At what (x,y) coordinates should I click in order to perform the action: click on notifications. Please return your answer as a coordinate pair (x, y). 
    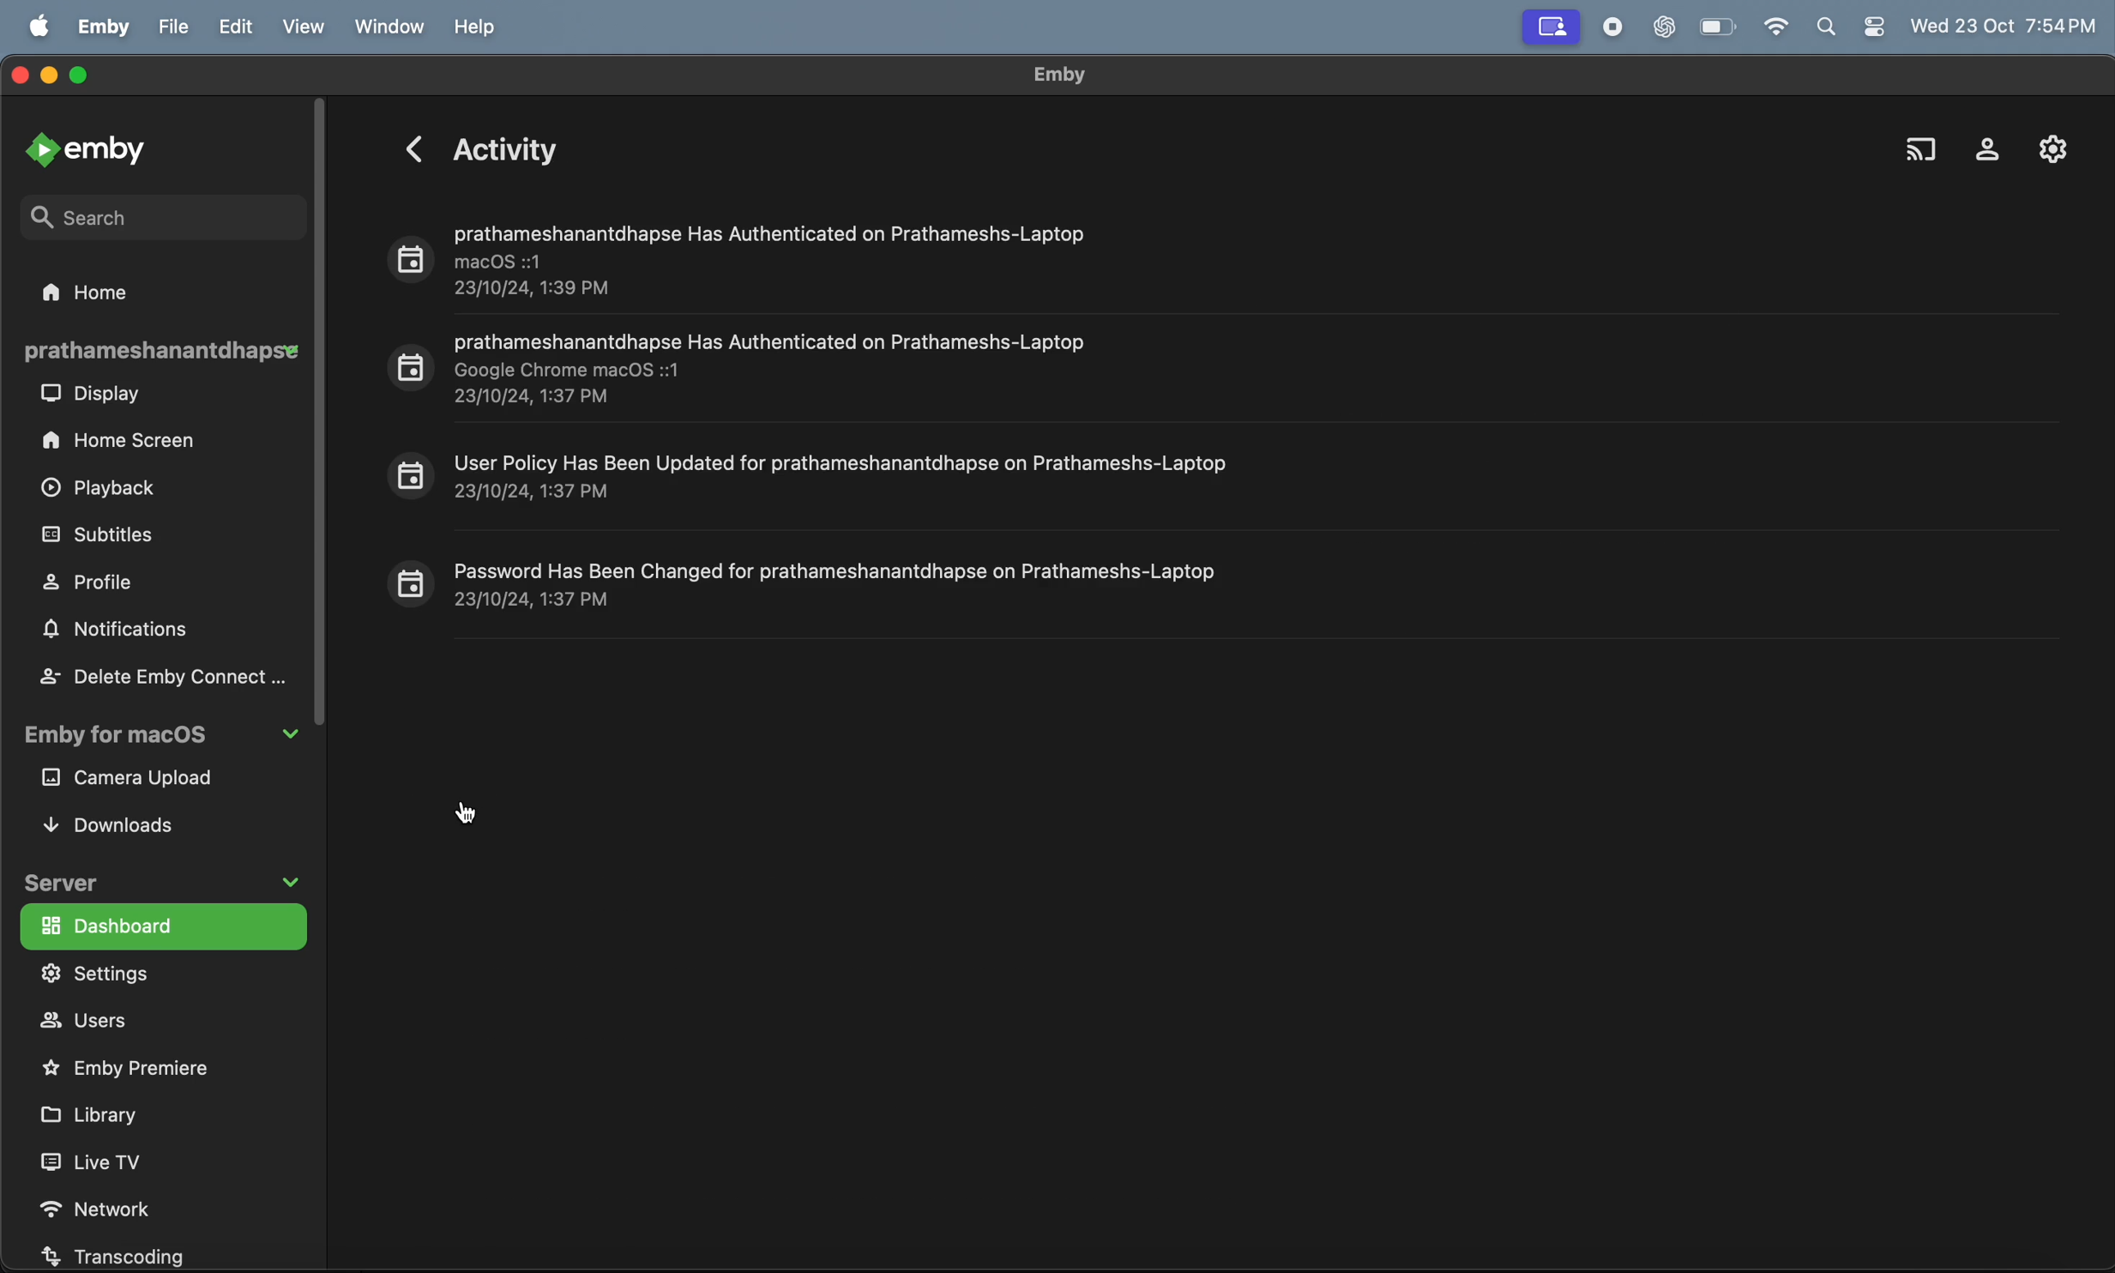
    Looking at the image, I should click on (124, 632).